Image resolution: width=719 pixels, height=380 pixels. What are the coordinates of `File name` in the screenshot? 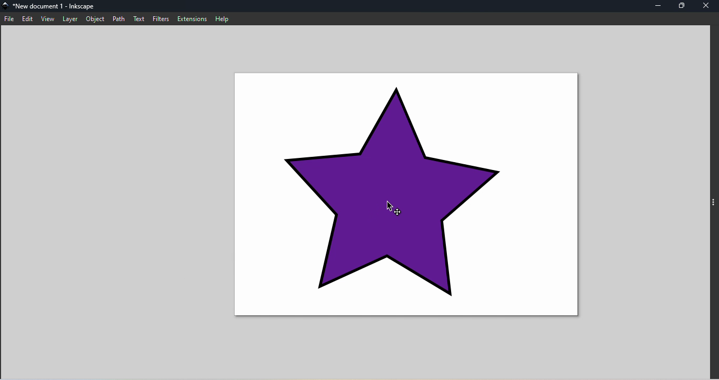 It's located at (54, 6).